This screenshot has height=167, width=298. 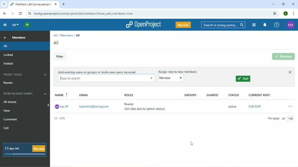 I want to click on Back, so click(x=4, y=13).